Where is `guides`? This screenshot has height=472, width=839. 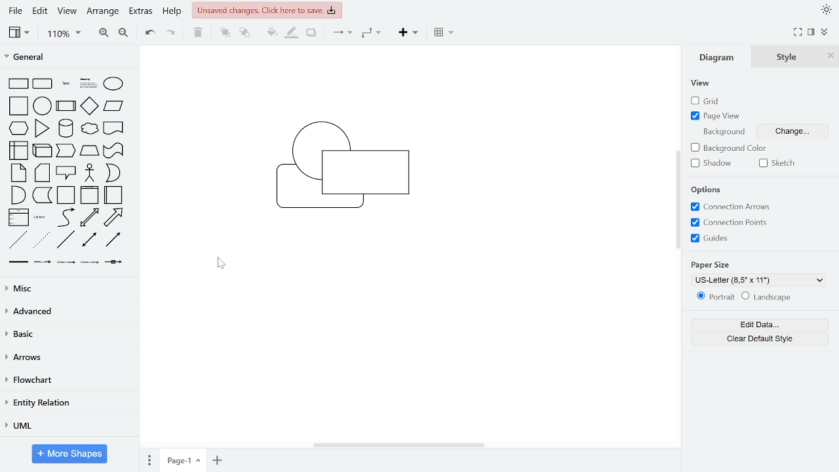
guides is located at coordinates (713, 240).